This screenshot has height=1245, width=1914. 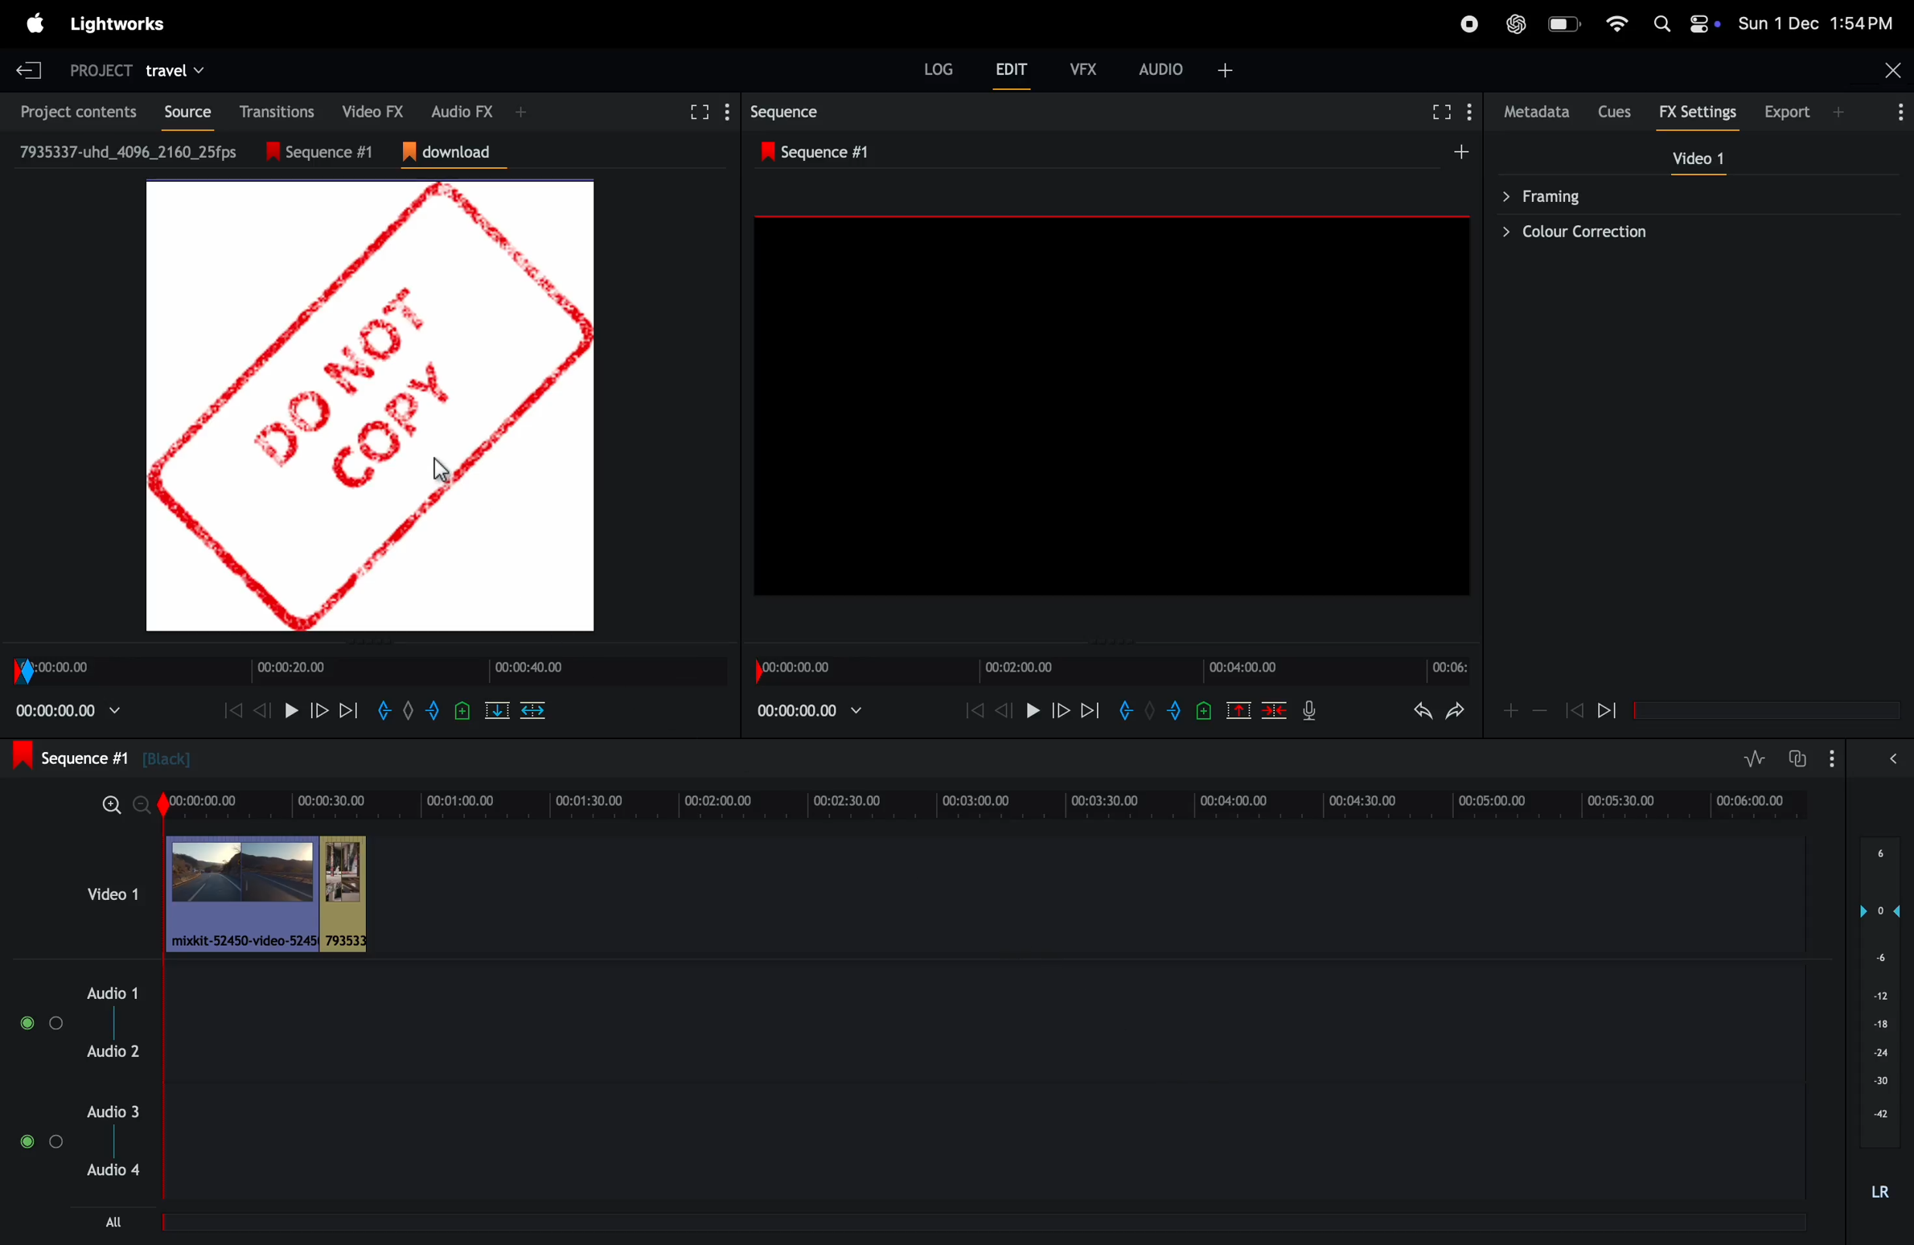 What do you see at coordinates (1516, 24) in the screenshot?
I see `chatgpt` at bounding box center [1516, 24].